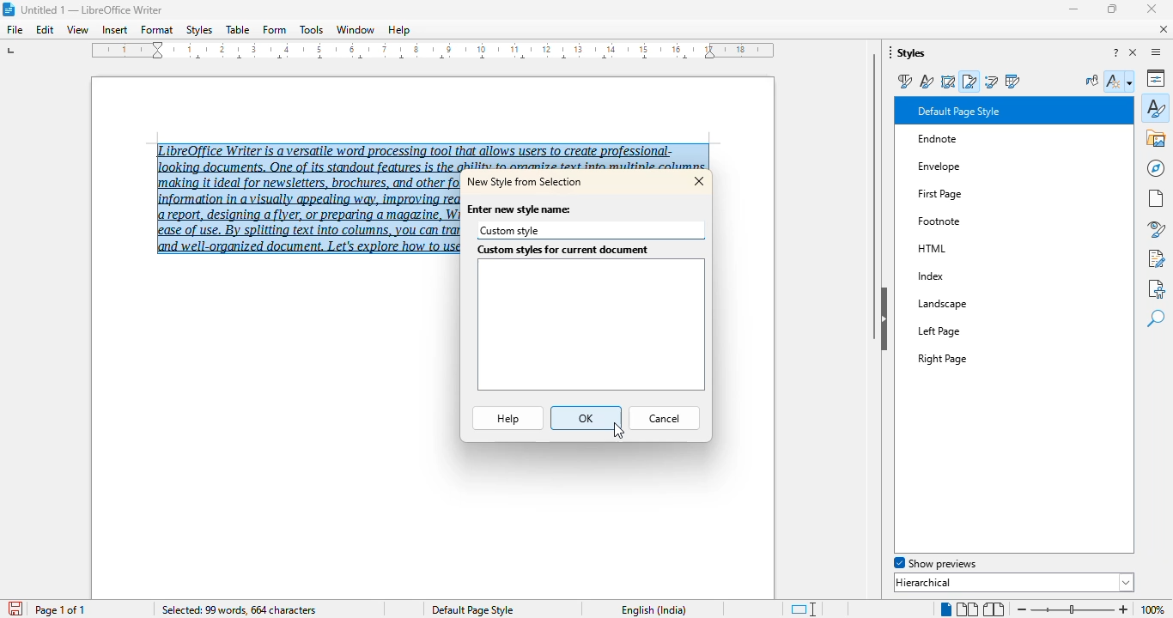 The image size is (1173, 618). What do you see at coordinates (507, 418) in the screenshot?
I see `help` at bounding box center [507, 418].